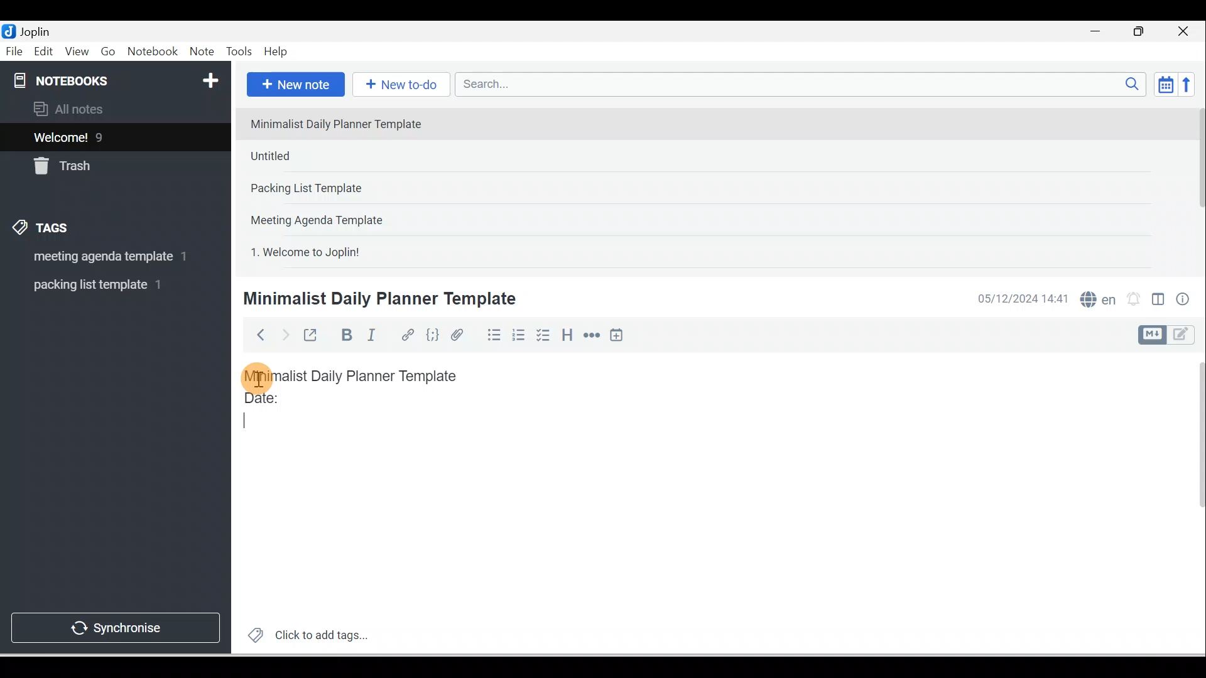  I want to click on Note 5, so click(351, 250).